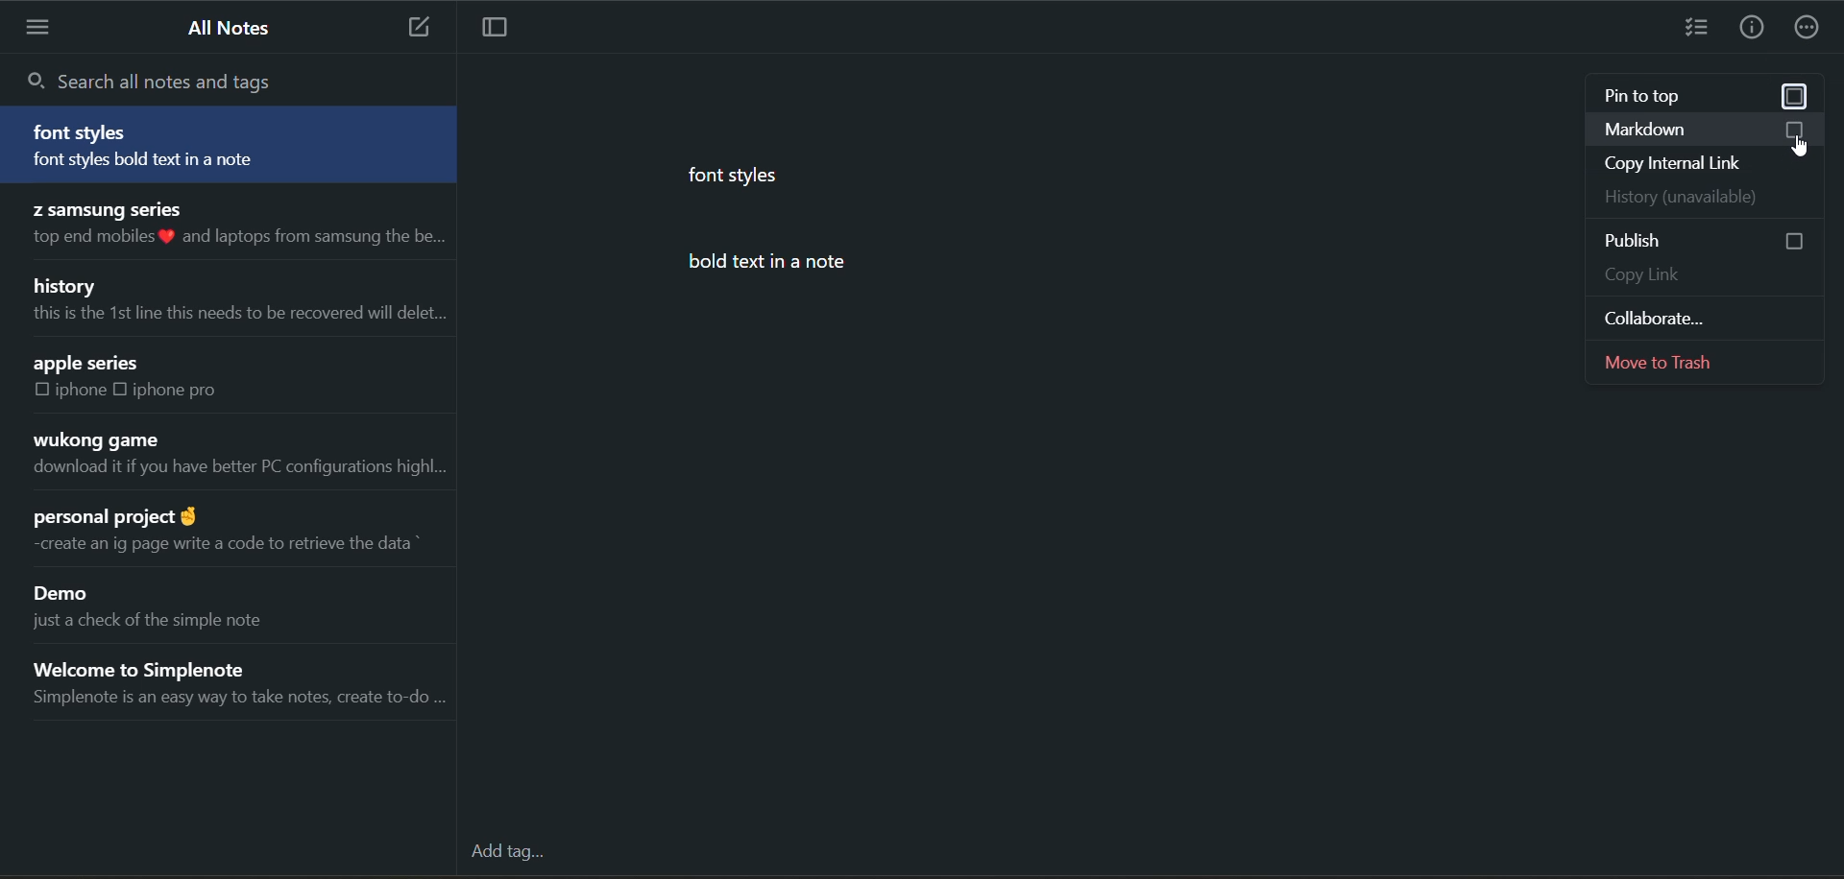 The width and height of the screenshot is (1844, 879). Describe the element at coordinates (168, 665) in the screenshot. I see `Welcome to Simplenote` at that location.